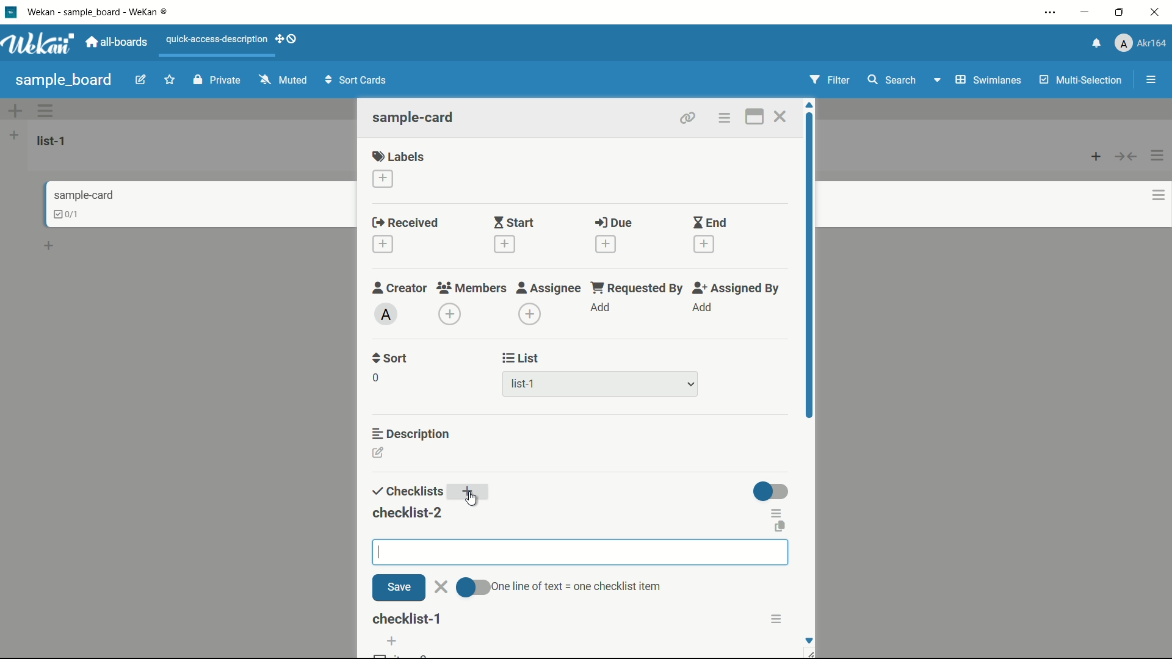 The height and width of the screenshot is (659, 1172). What do you see at coordinates (780, 118) in the screenshot?
I see `close card` at bounding box center [780, 118].